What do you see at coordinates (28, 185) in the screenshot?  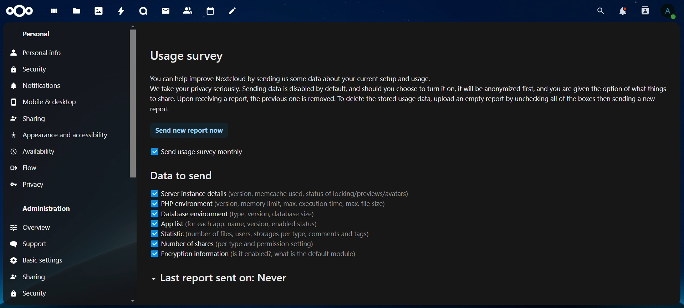 I see `Privacy` at bounding box center [28, 185].